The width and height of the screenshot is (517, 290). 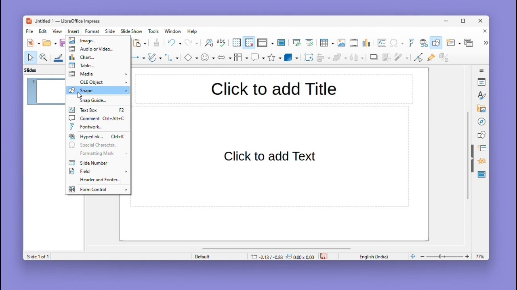 What do you see at coordinates (485, 43) in the screenshot?
I see `expand` at bounding box center [485, 43].